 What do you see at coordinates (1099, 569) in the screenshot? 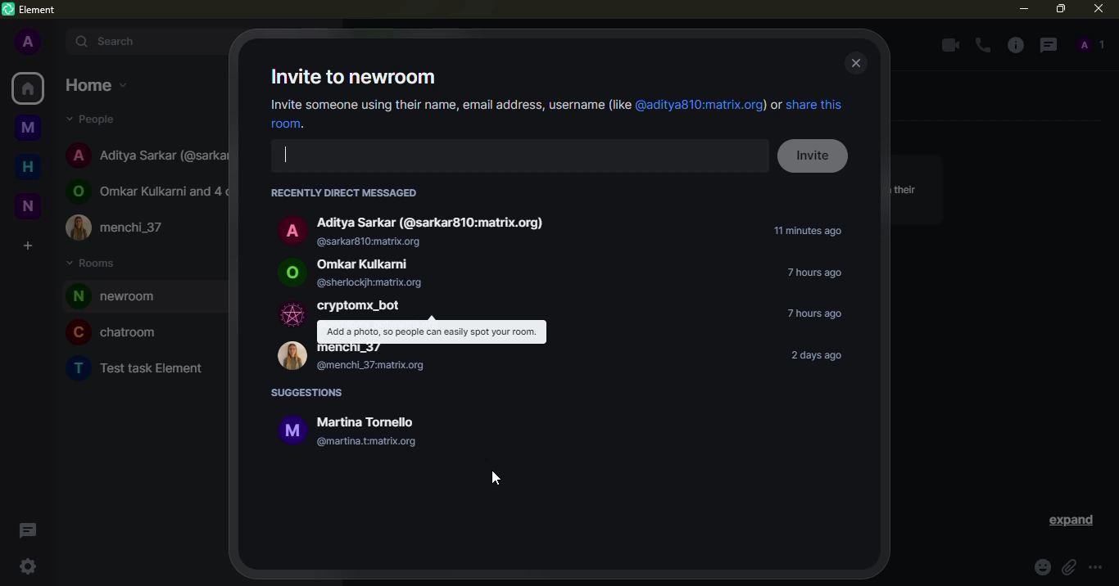
I see `more` at bounding box center [1099, 569].